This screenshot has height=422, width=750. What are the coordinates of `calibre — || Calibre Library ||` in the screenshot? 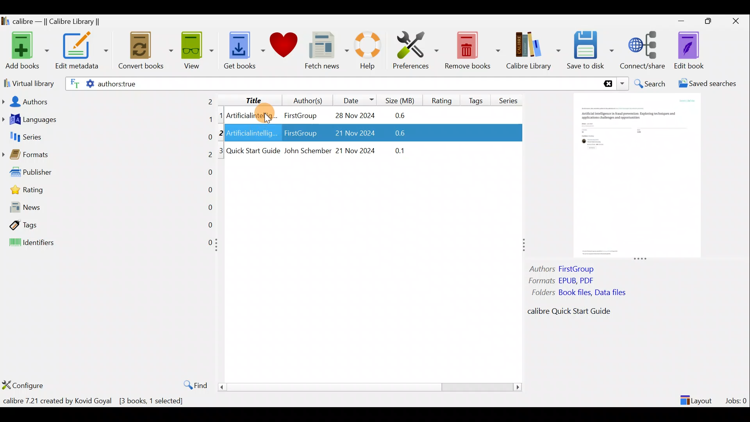 It's located at (52, 22).